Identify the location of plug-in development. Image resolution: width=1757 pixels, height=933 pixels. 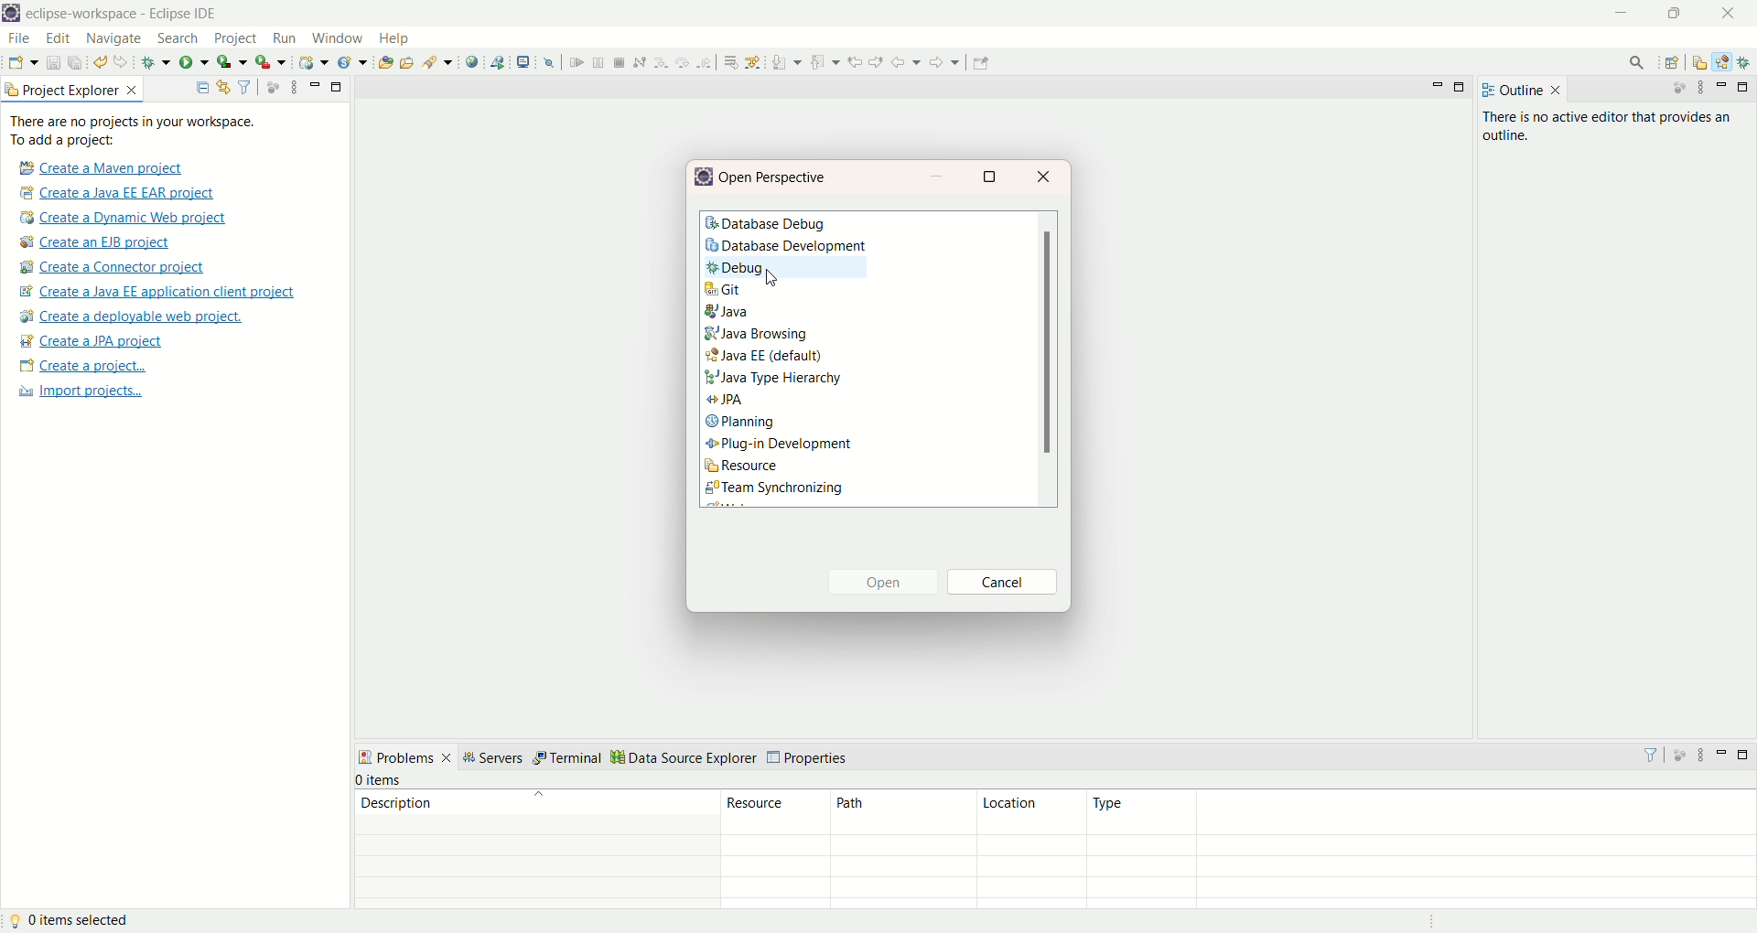
(781, 444).